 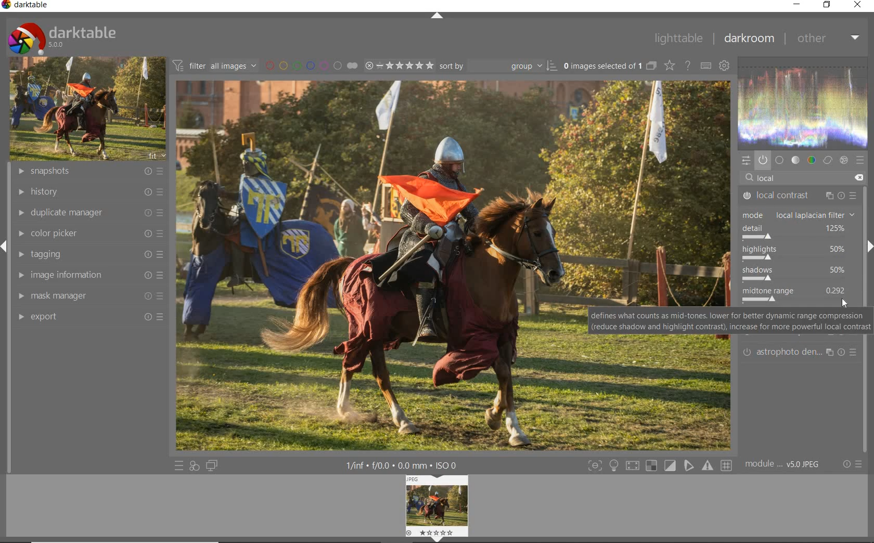 What do you see at coordinates (436, 15) in the screenshot?
I see `expand/collapse` at bounding box center [436, 15].